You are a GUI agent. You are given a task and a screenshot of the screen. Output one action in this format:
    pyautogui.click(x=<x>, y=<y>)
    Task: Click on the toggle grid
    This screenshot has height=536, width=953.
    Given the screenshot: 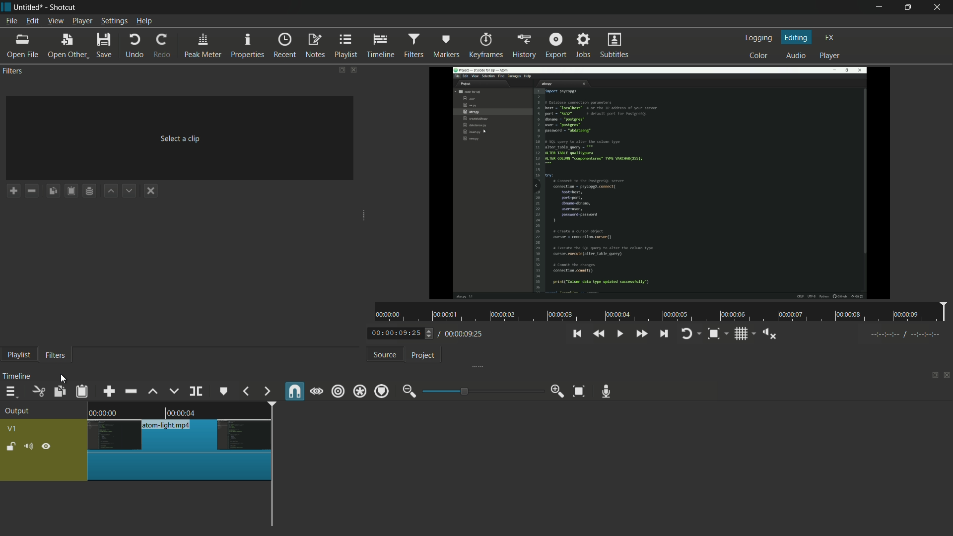 What is the action you would take?
    pyautogui.click(x=744, y=334)
    